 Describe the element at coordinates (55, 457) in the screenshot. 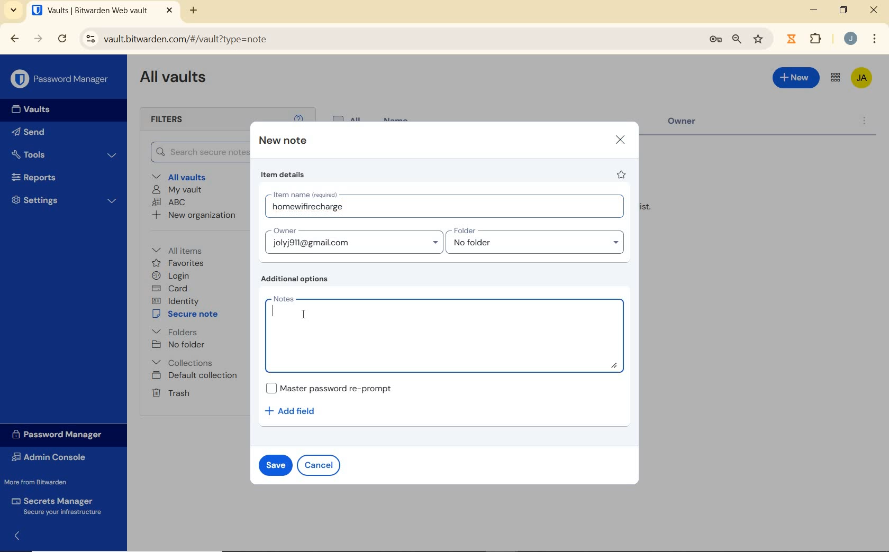

I see `Admin Console` at that location.